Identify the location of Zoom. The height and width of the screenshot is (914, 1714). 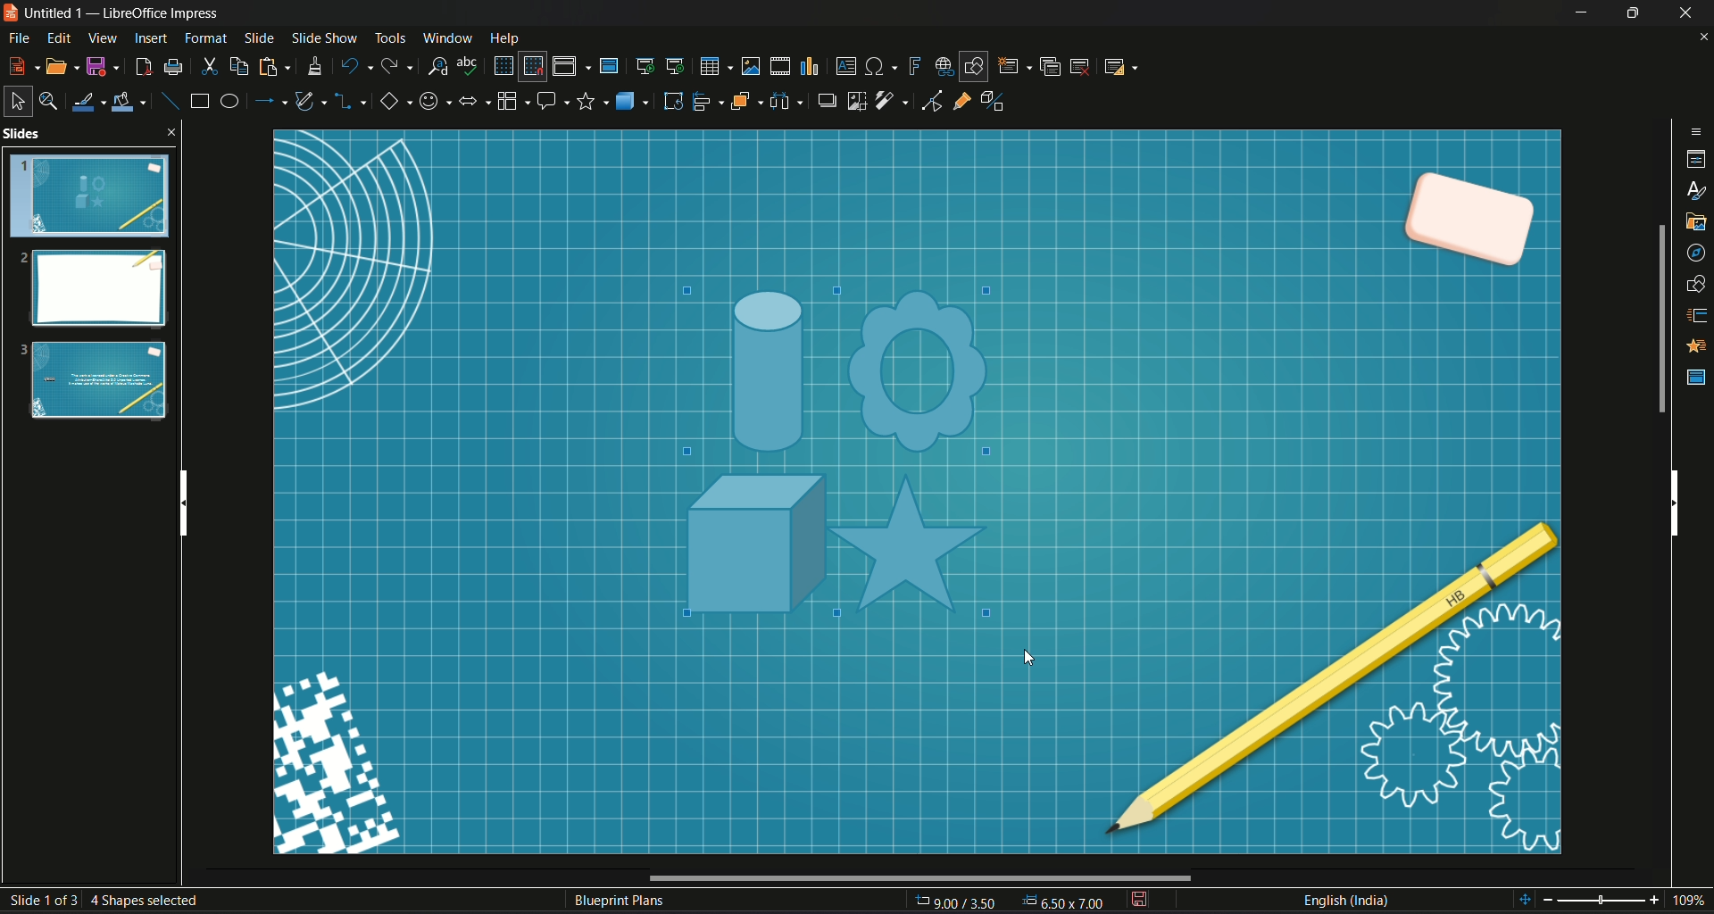
(1615, 901).